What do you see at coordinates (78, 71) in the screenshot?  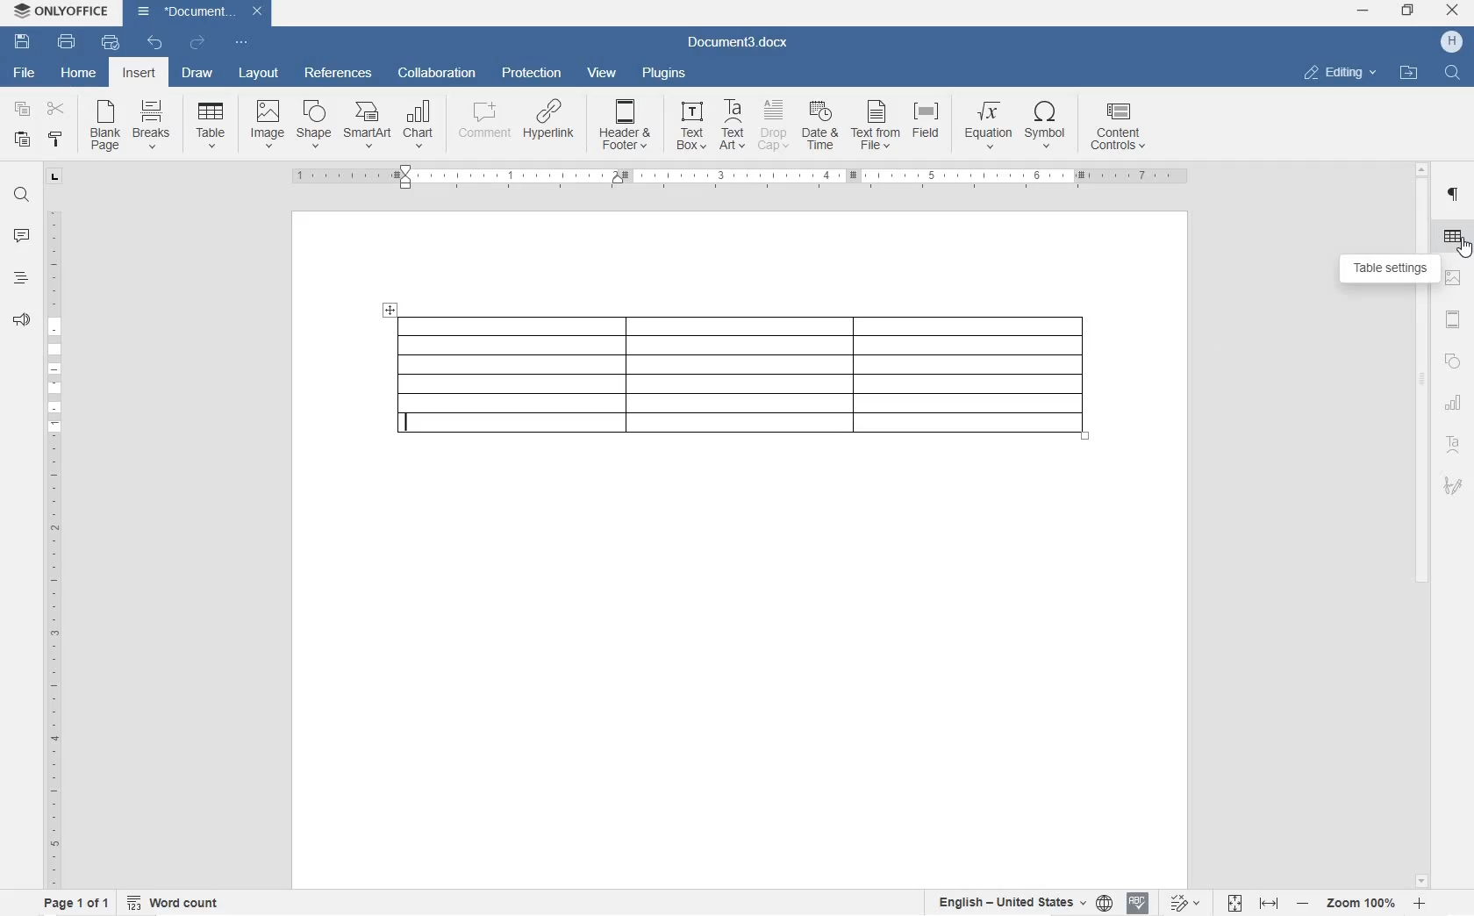 I see `HOME` at bounding box center [78, 71].